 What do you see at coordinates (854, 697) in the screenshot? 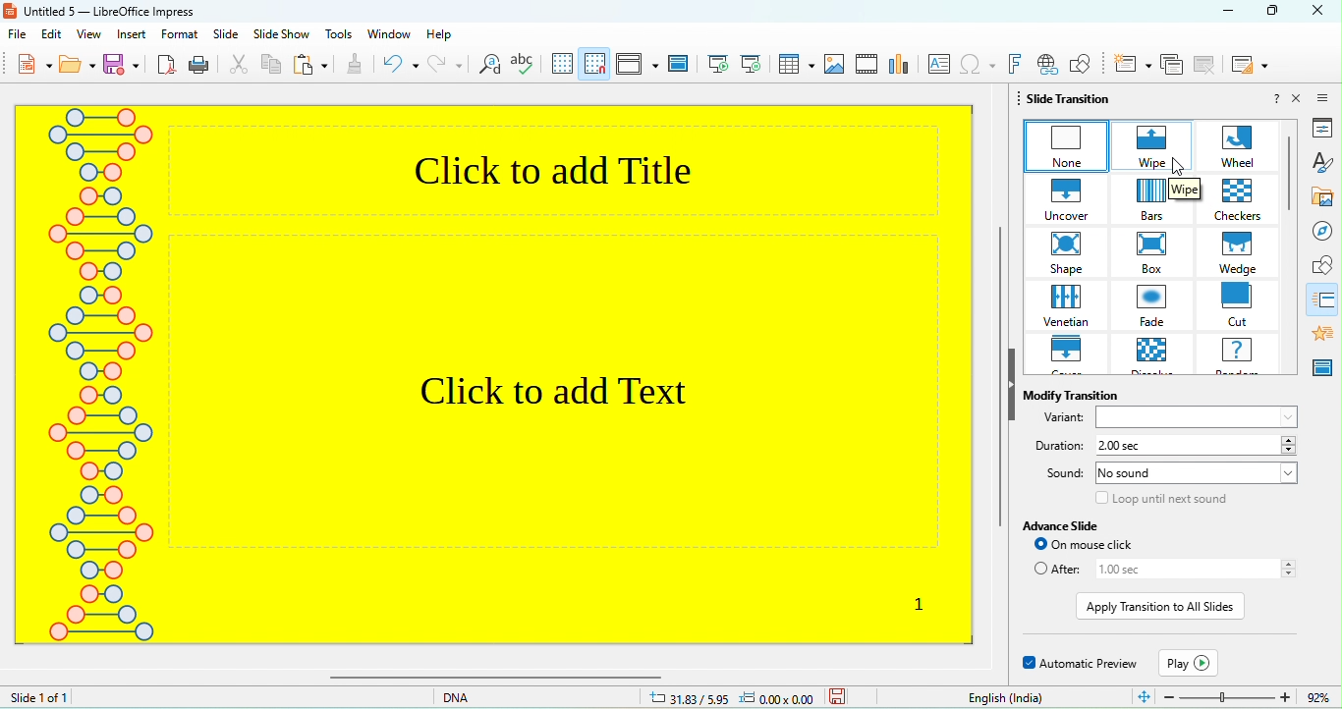
I see `the document has not been modified since the last save` at bounding box center [854, 697].